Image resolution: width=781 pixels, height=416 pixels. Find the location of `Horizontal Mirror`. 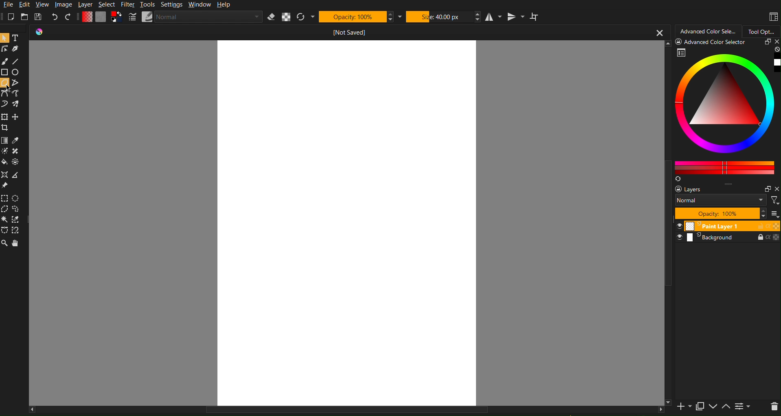

Horizontal Mirror is located at coordinates (493, 17).